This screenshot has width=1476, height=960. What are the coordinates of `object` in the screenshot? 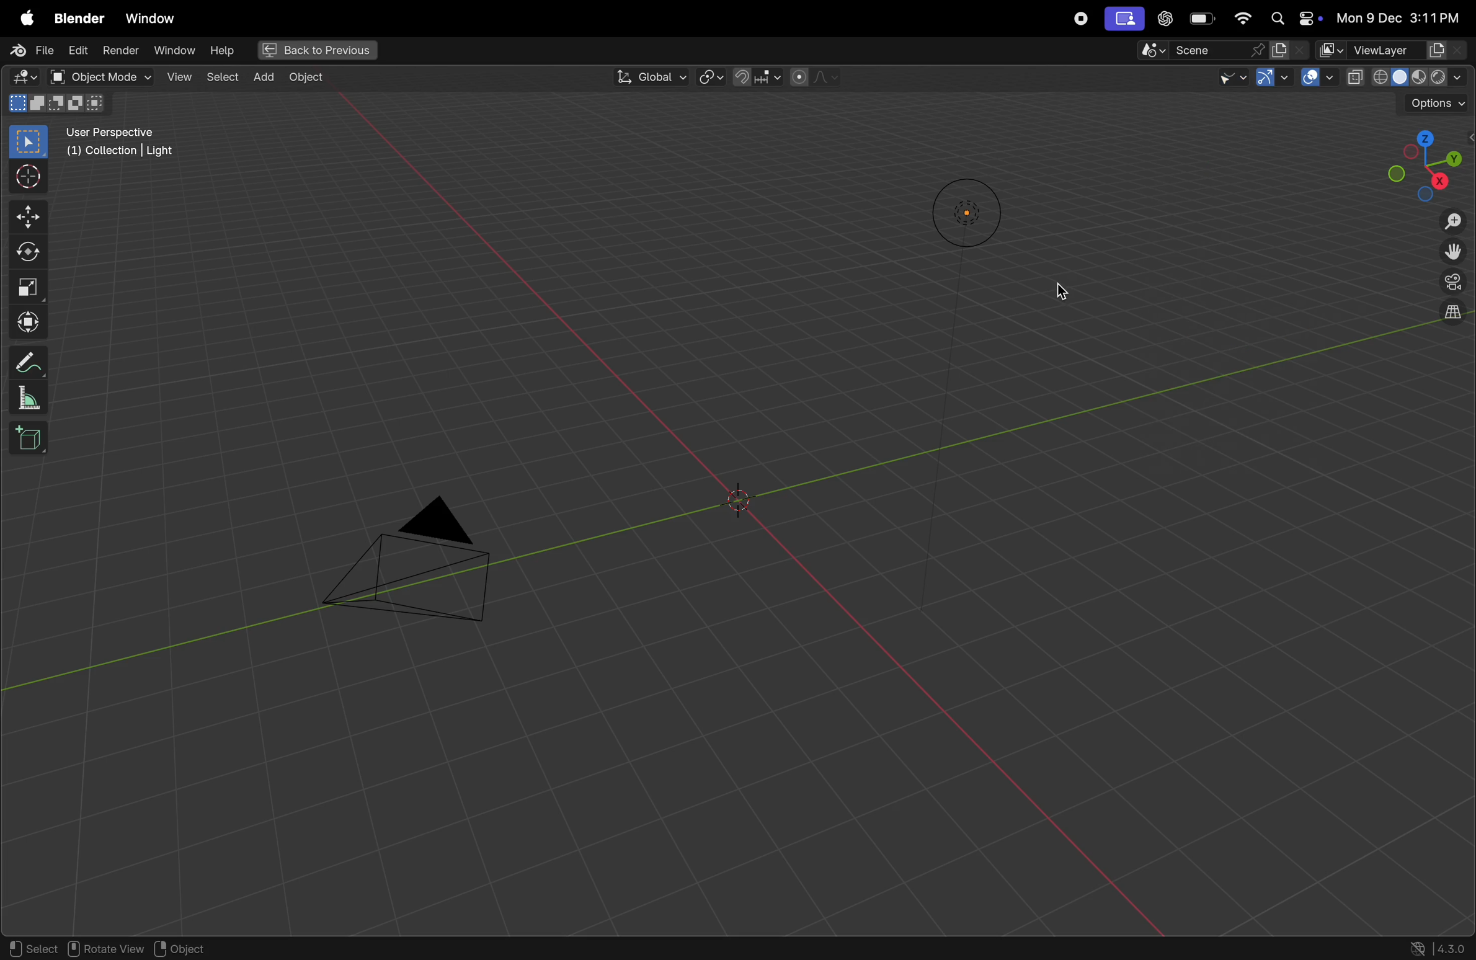 It's located at (185, 946).